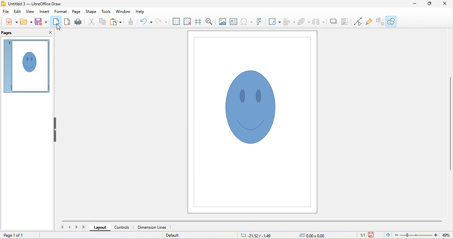  What do you see at coordinates (51, 33) in the screenshot?
I see `close` at bounding box center [51, 33].